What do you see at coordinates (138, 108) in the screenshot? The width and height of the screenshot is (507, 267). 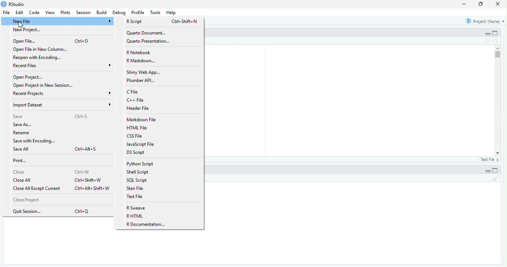 I see `Header File` at bounding box center [138, 108].